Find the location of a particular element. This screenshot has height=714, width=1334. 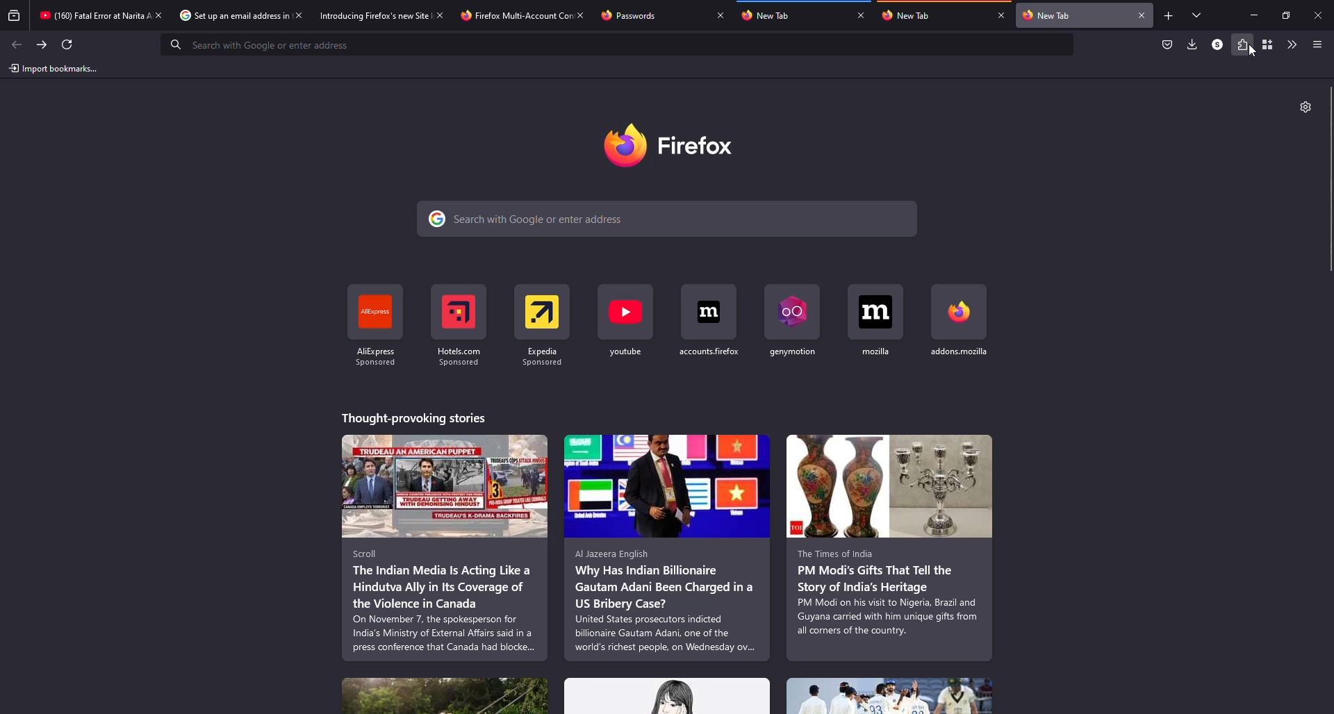

tabs is located at coordinates (1198, 15).